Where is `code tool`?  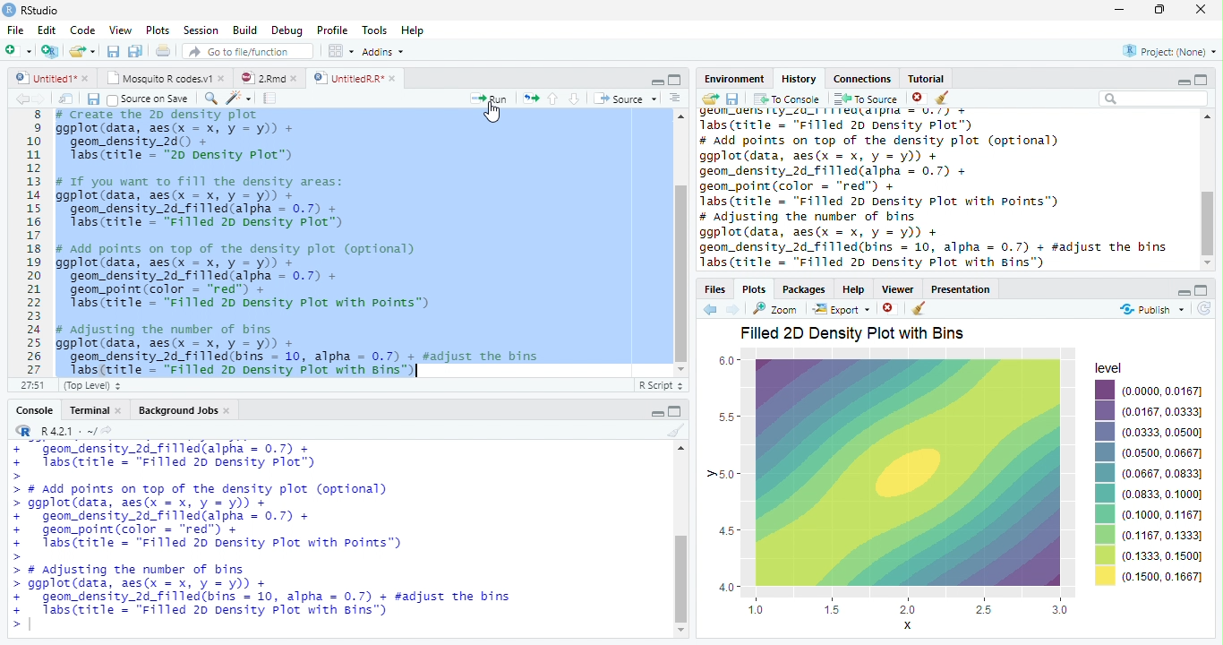 code tool is located at coordinates (238, 99).